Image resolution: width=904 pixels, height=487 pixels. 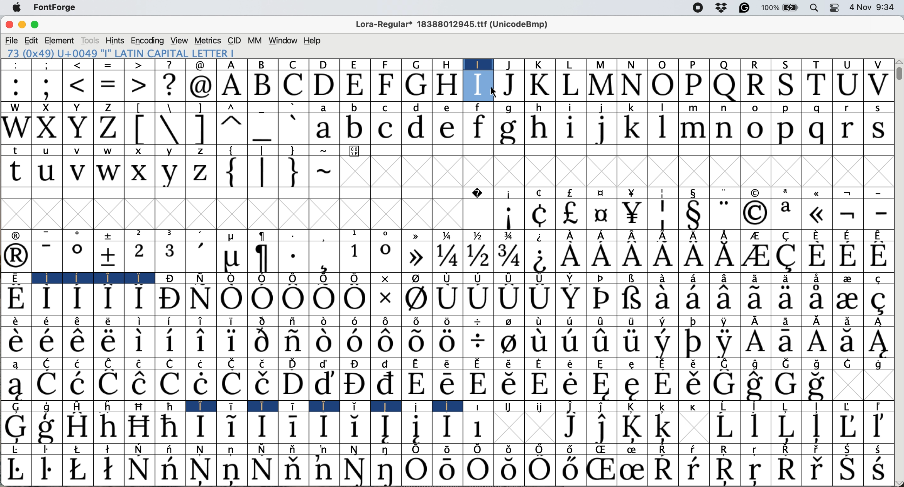 I want to click on Symbol, so click(x=171, y=448).